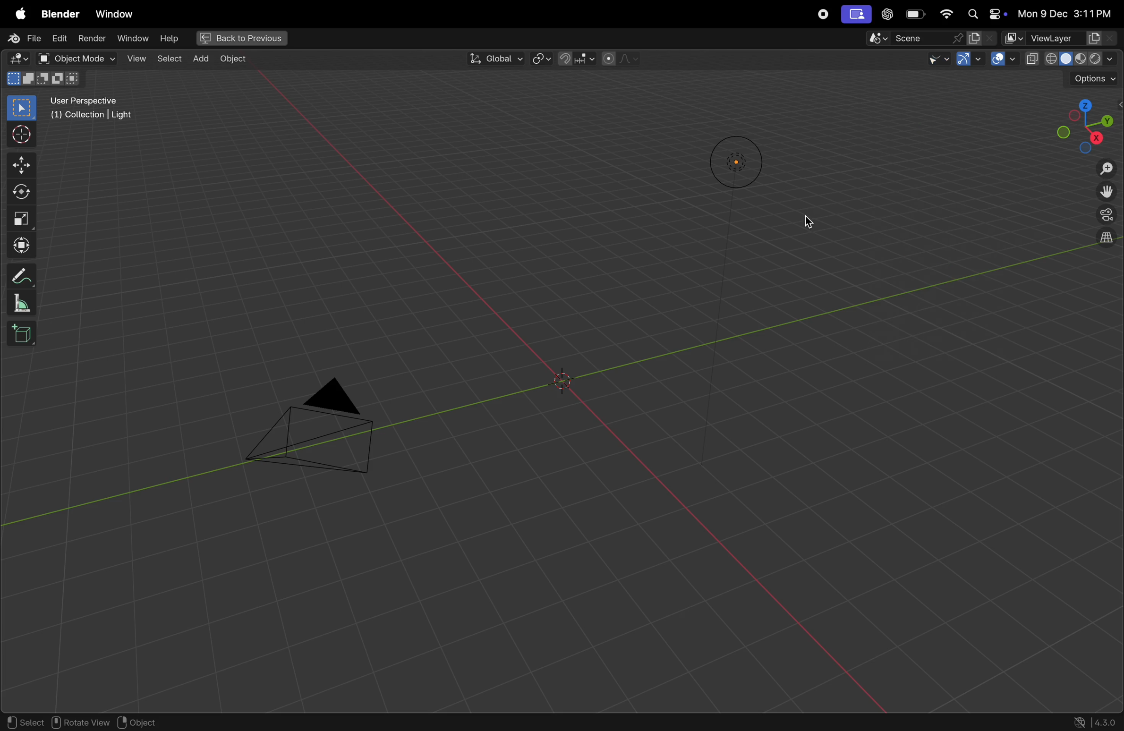 This screenshot has width=1124, height=731. I want to click on date and time, so click(1064, 13).